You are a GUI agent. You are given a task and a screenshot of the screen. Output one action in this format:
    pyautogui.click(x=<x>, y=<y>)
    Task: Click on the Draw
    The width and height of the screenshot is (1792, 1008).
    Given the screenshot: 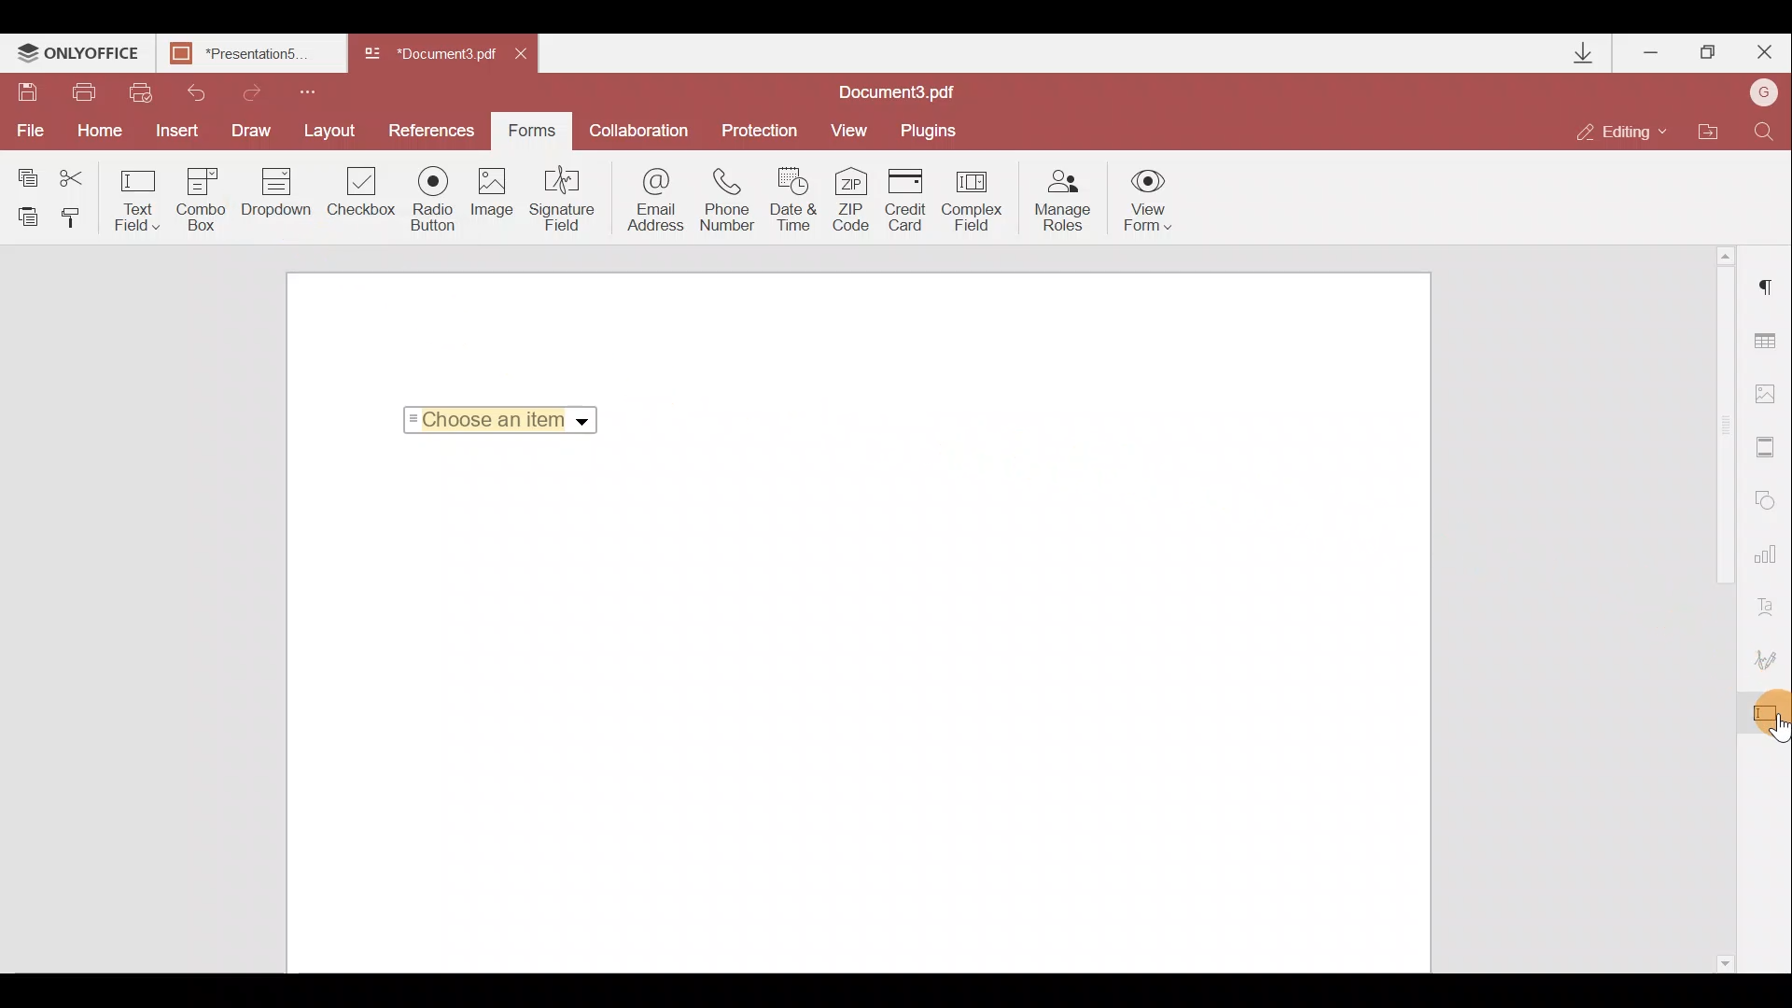 What is the action you would take?
    pyautogui.click(x=256, y=131)
    